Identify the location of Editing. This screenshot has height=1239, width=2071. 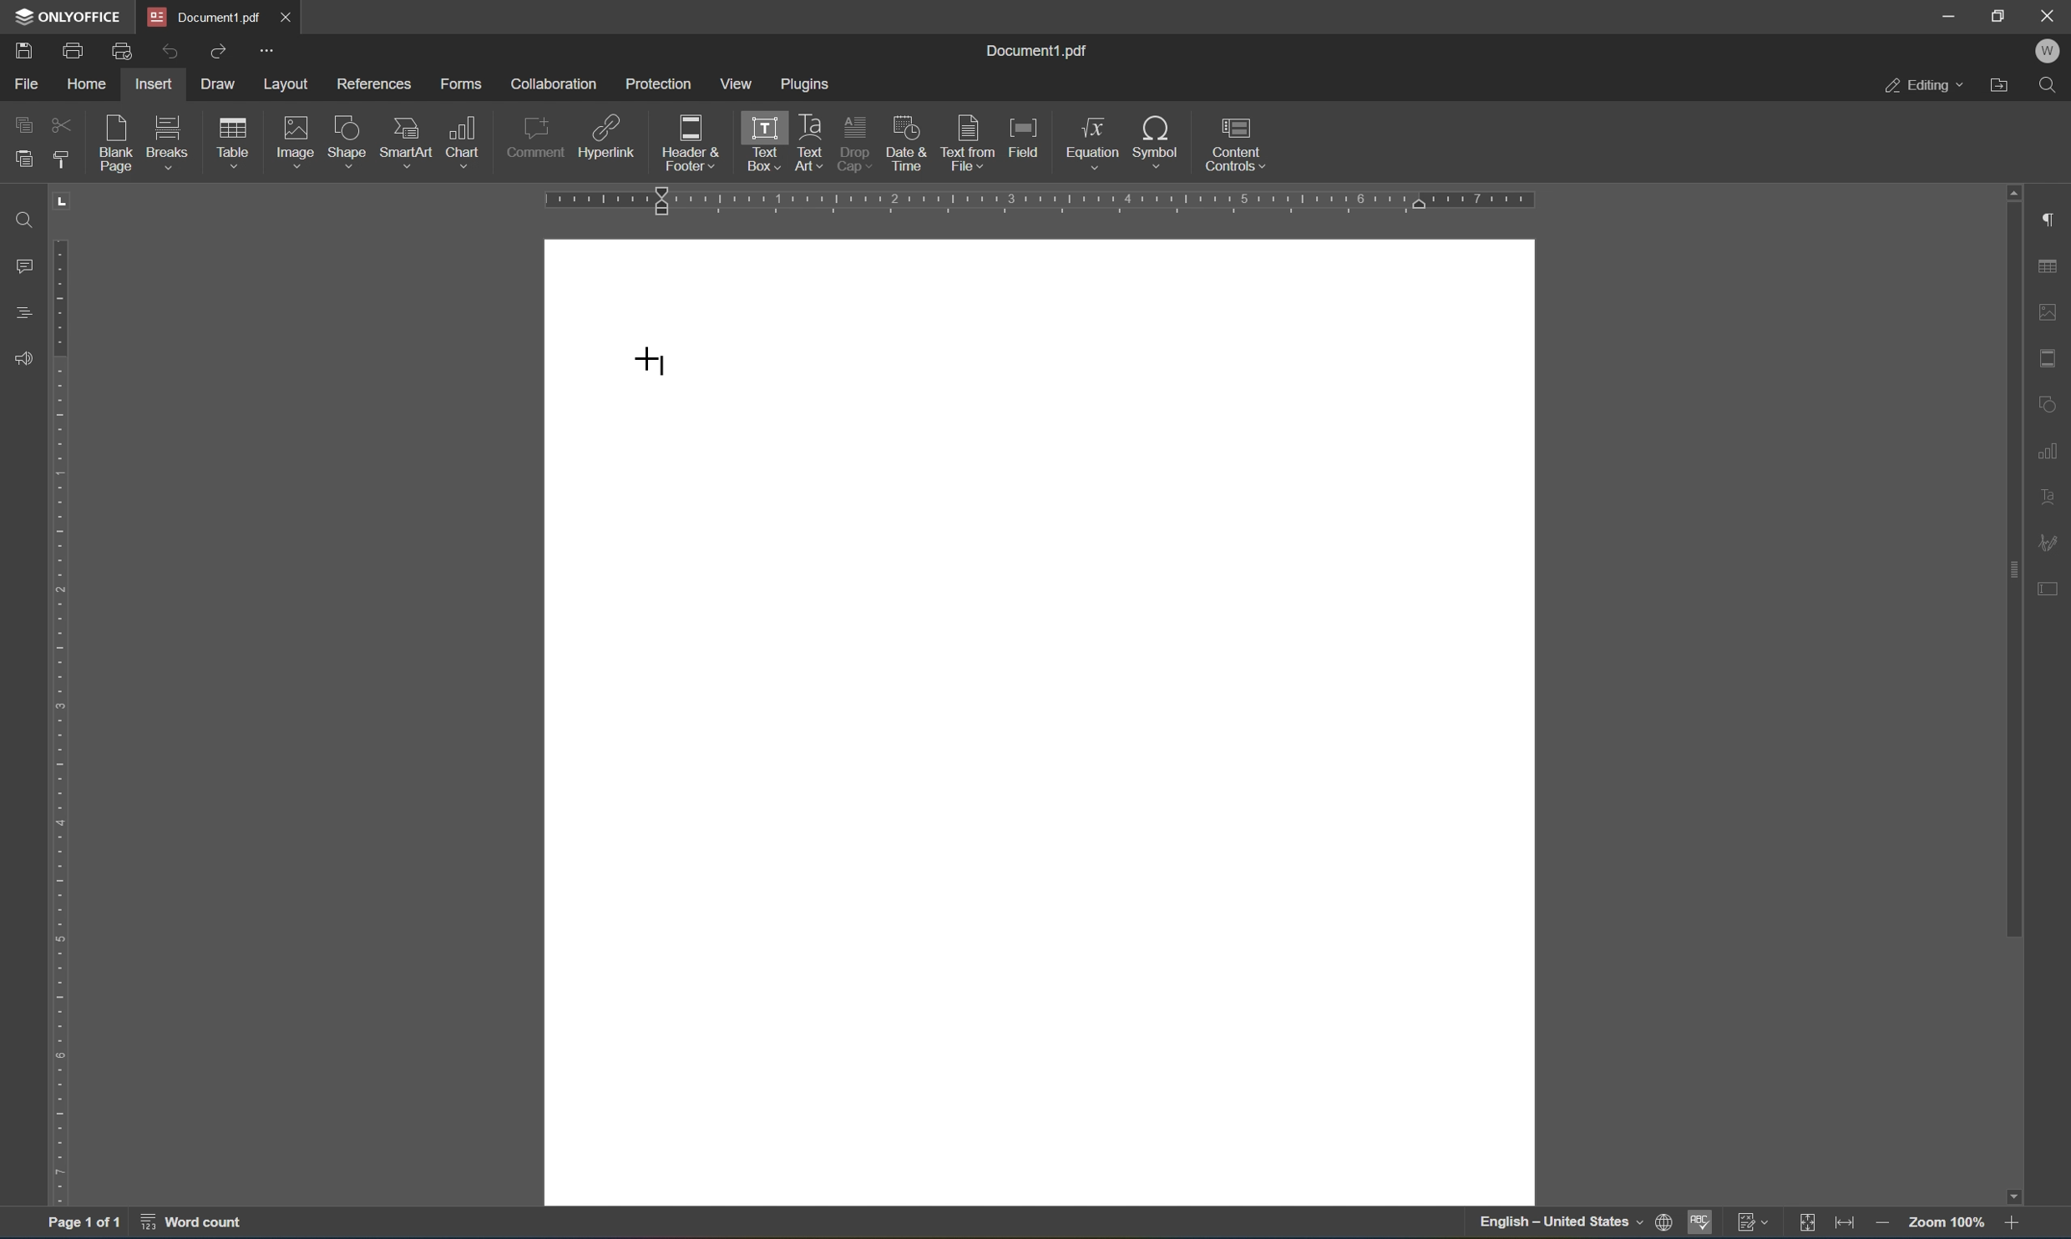
(1924, 87).